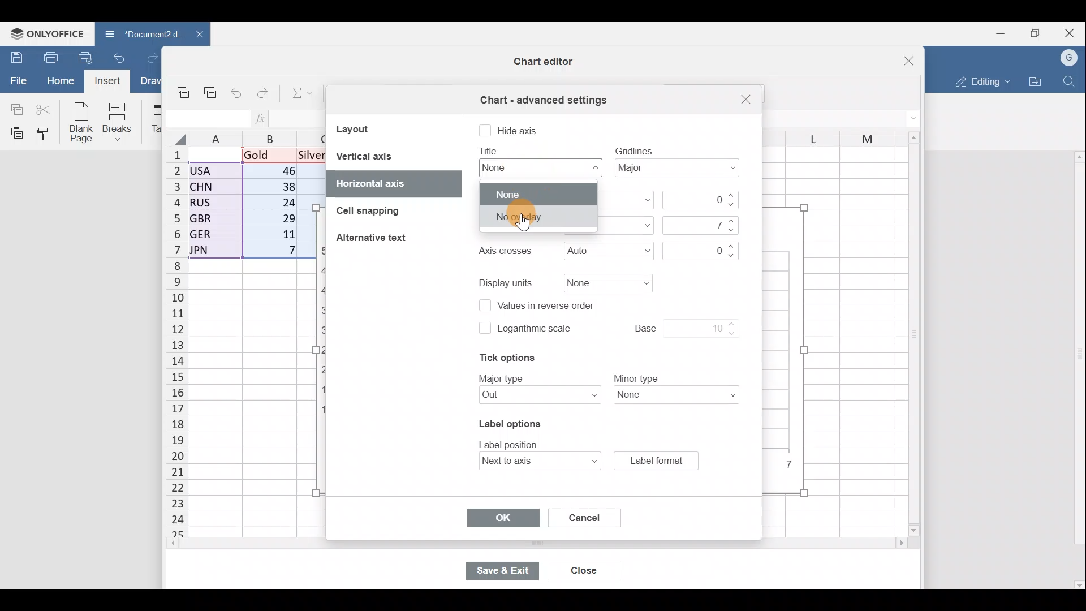  Describe the element at coordinates (150, 81) in the screenshot. I see `Draw` at that location.